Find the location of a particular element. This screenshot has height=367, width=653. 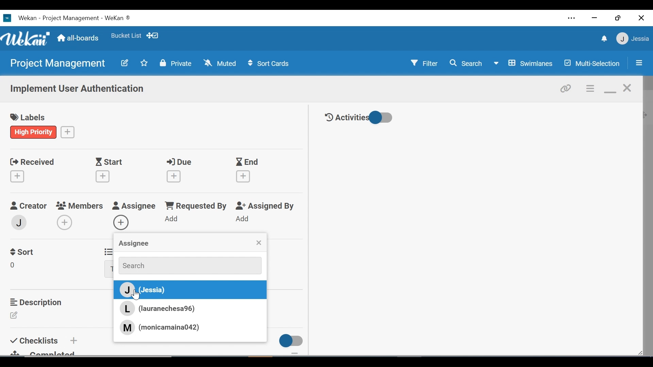

Assignee is located at coordinates (134, 206).